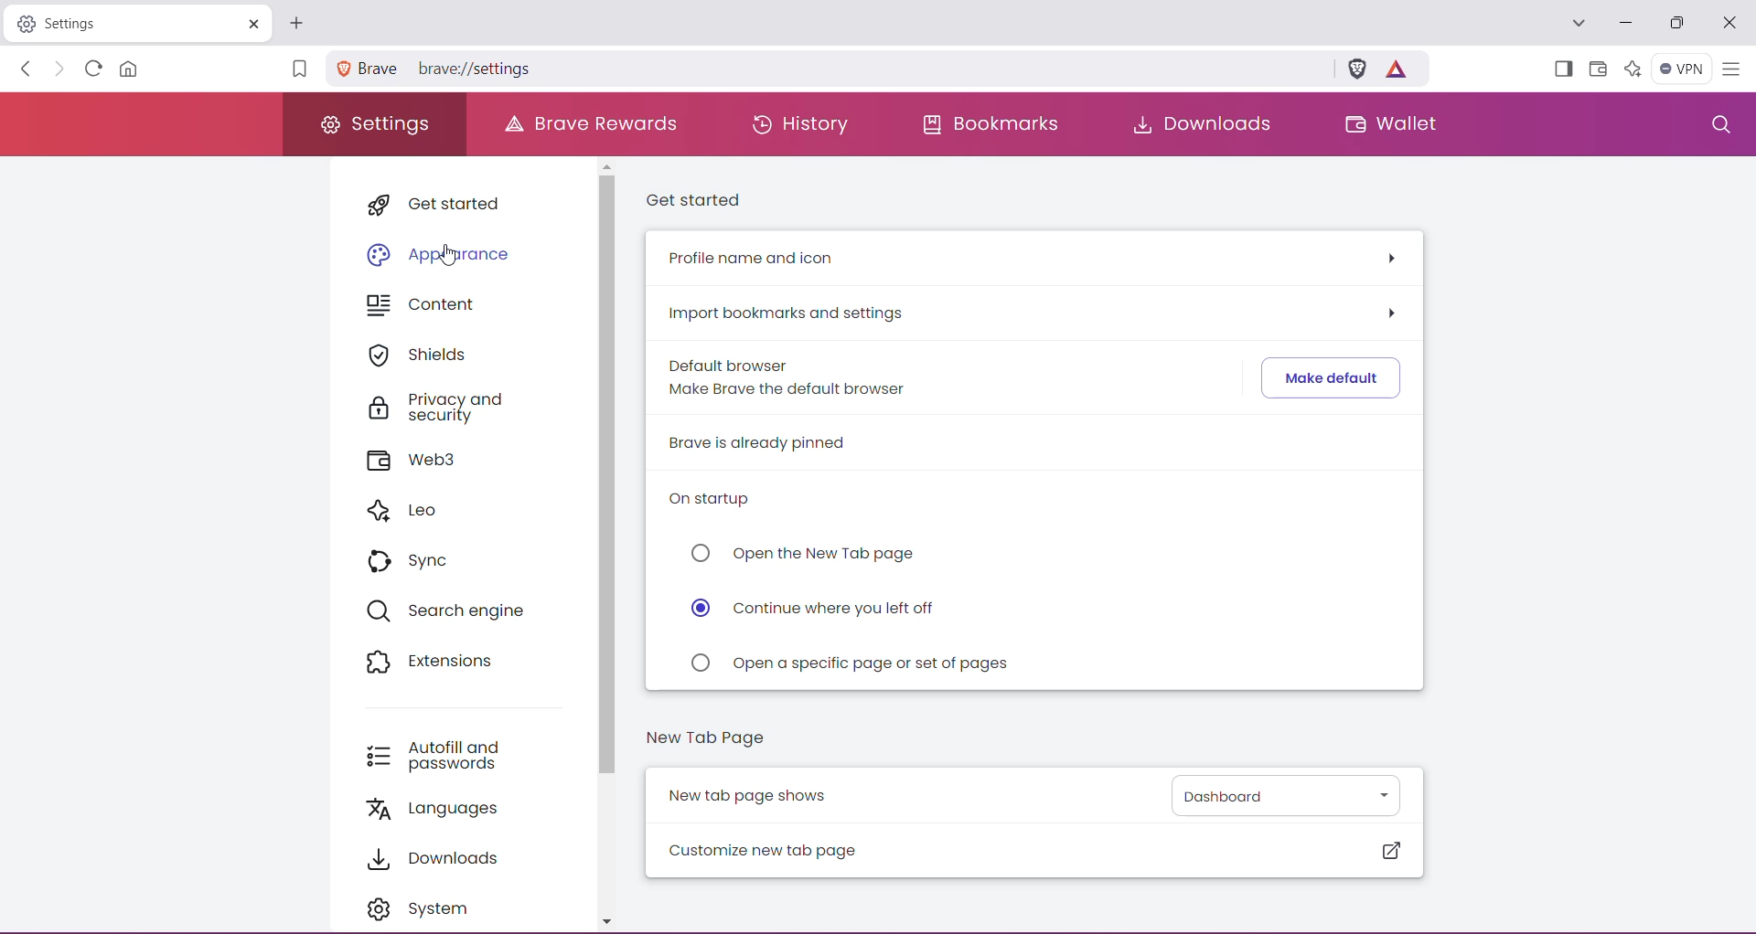 Image resolution: width=1756 pixels, height=934 pixels. I want to click on Leo AI, so click(1631, 68).